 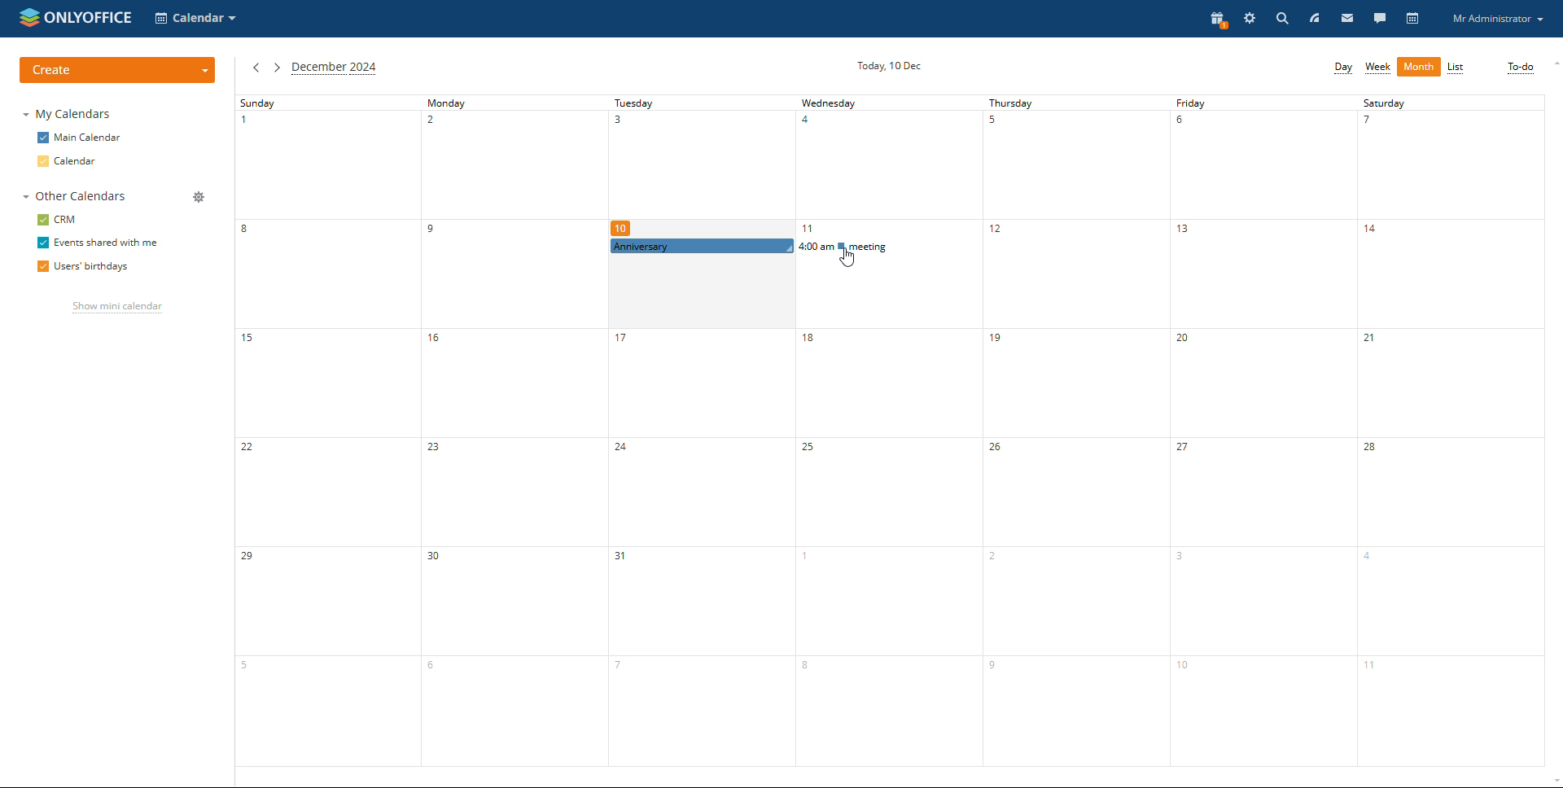 I want to click on wedbesday, so click(x=885, y=522).